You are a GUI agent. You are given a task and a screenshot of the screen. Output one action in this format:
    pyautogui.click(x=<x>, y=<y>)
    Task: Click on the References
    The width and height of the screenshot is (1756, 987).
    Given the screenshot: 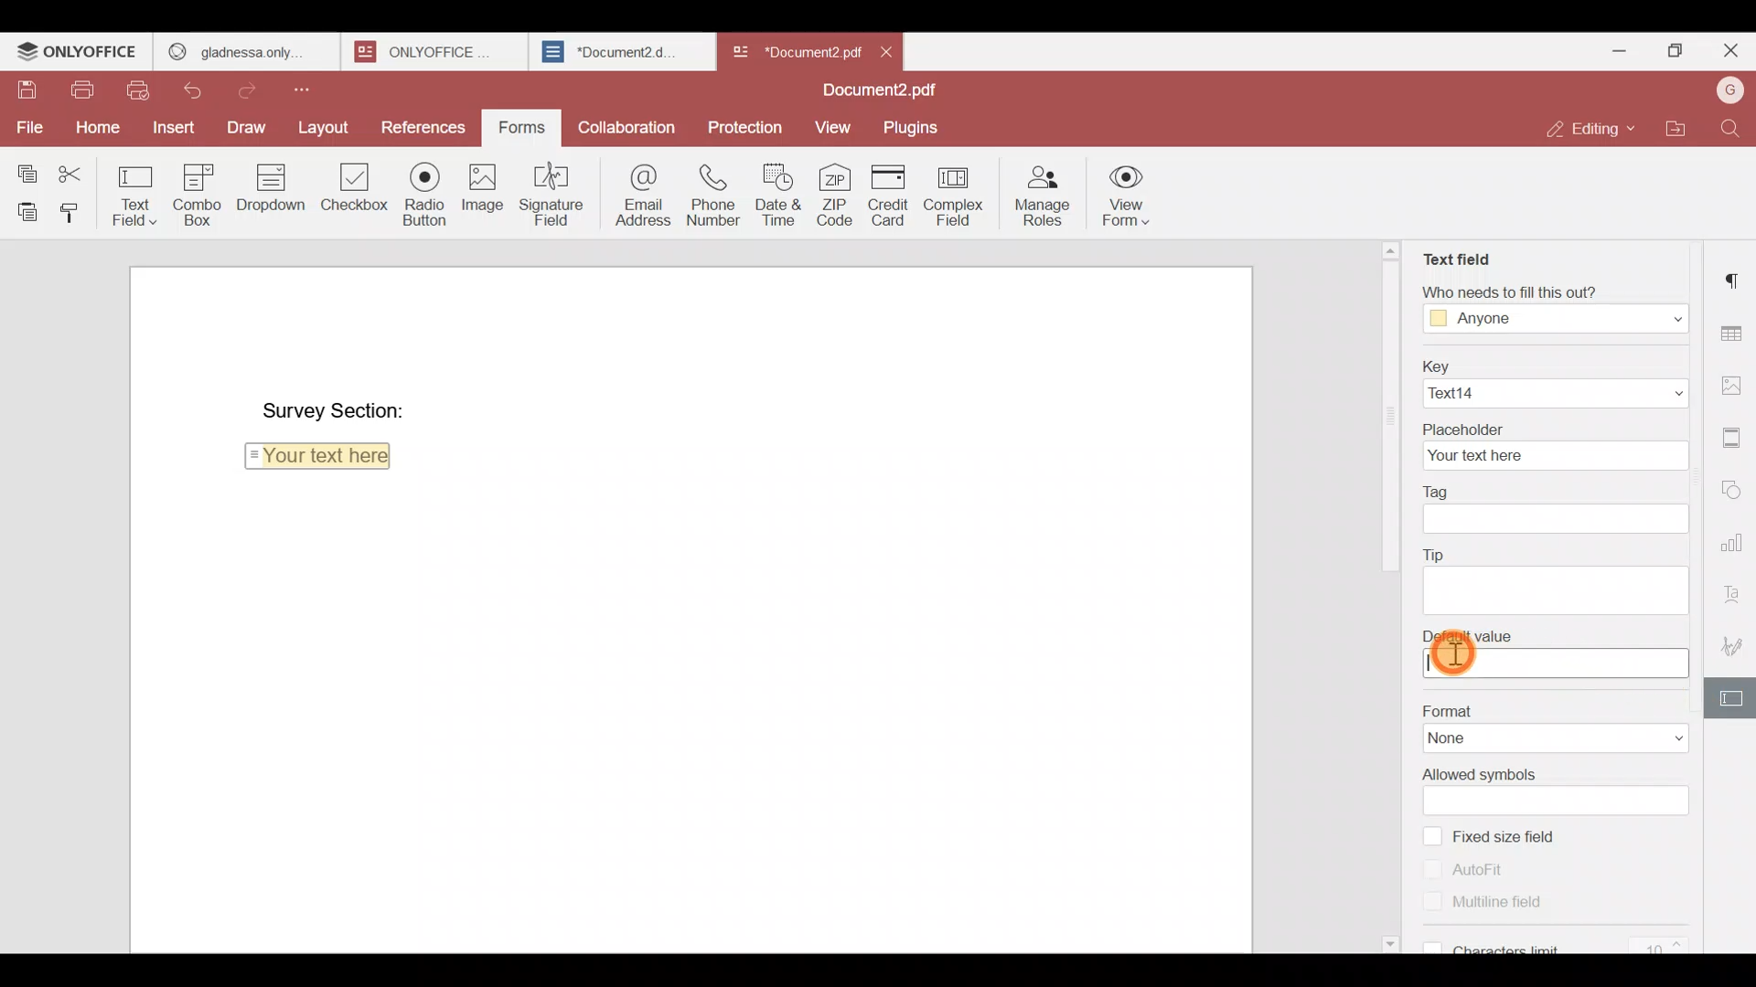 What is the action you would take?
    pyautogui.click(x=422, y=122)
    